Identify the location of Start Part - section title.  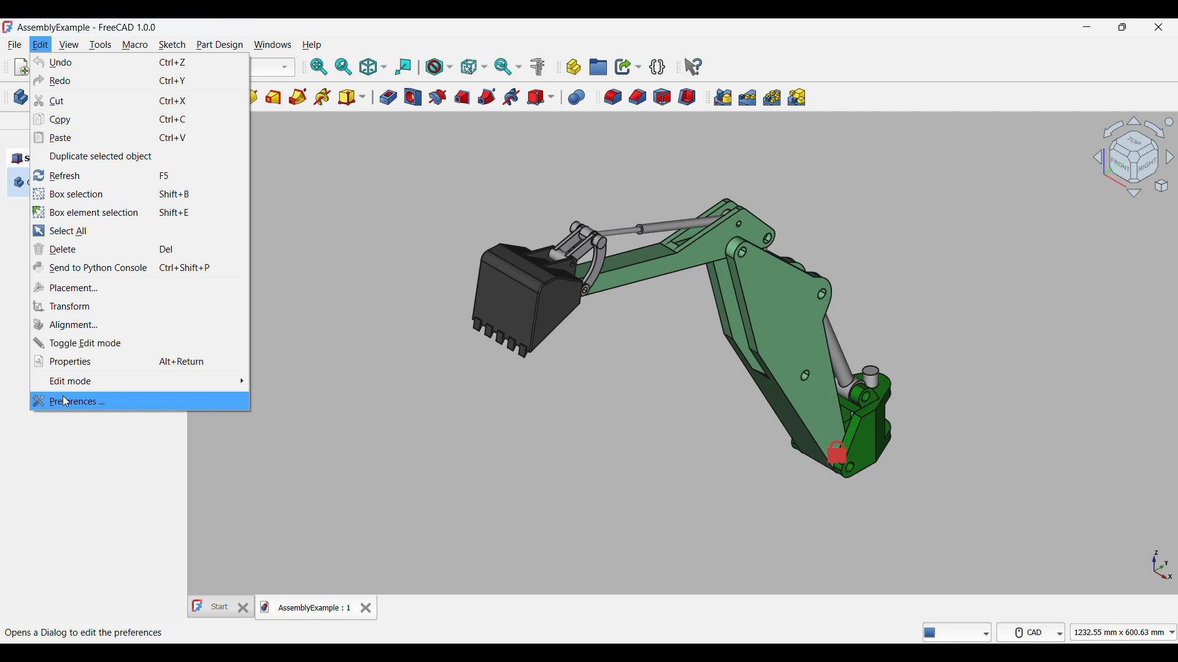
(18, 159).